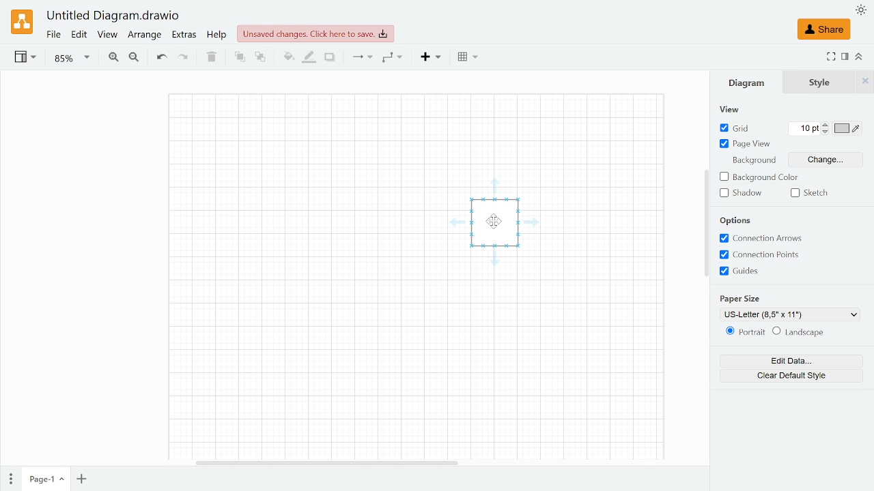  I want to click on Draw.io logo, so click(23, 21).